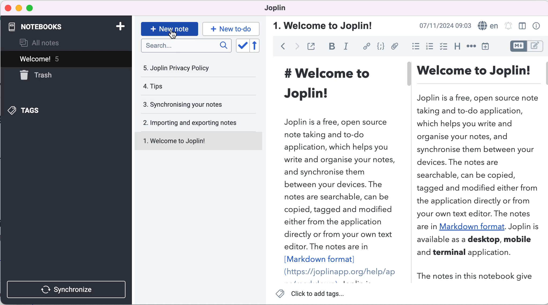  What do you see at coordinates (8, 8) in the screenshot?
I see `close` at bounding box center [8, 8].